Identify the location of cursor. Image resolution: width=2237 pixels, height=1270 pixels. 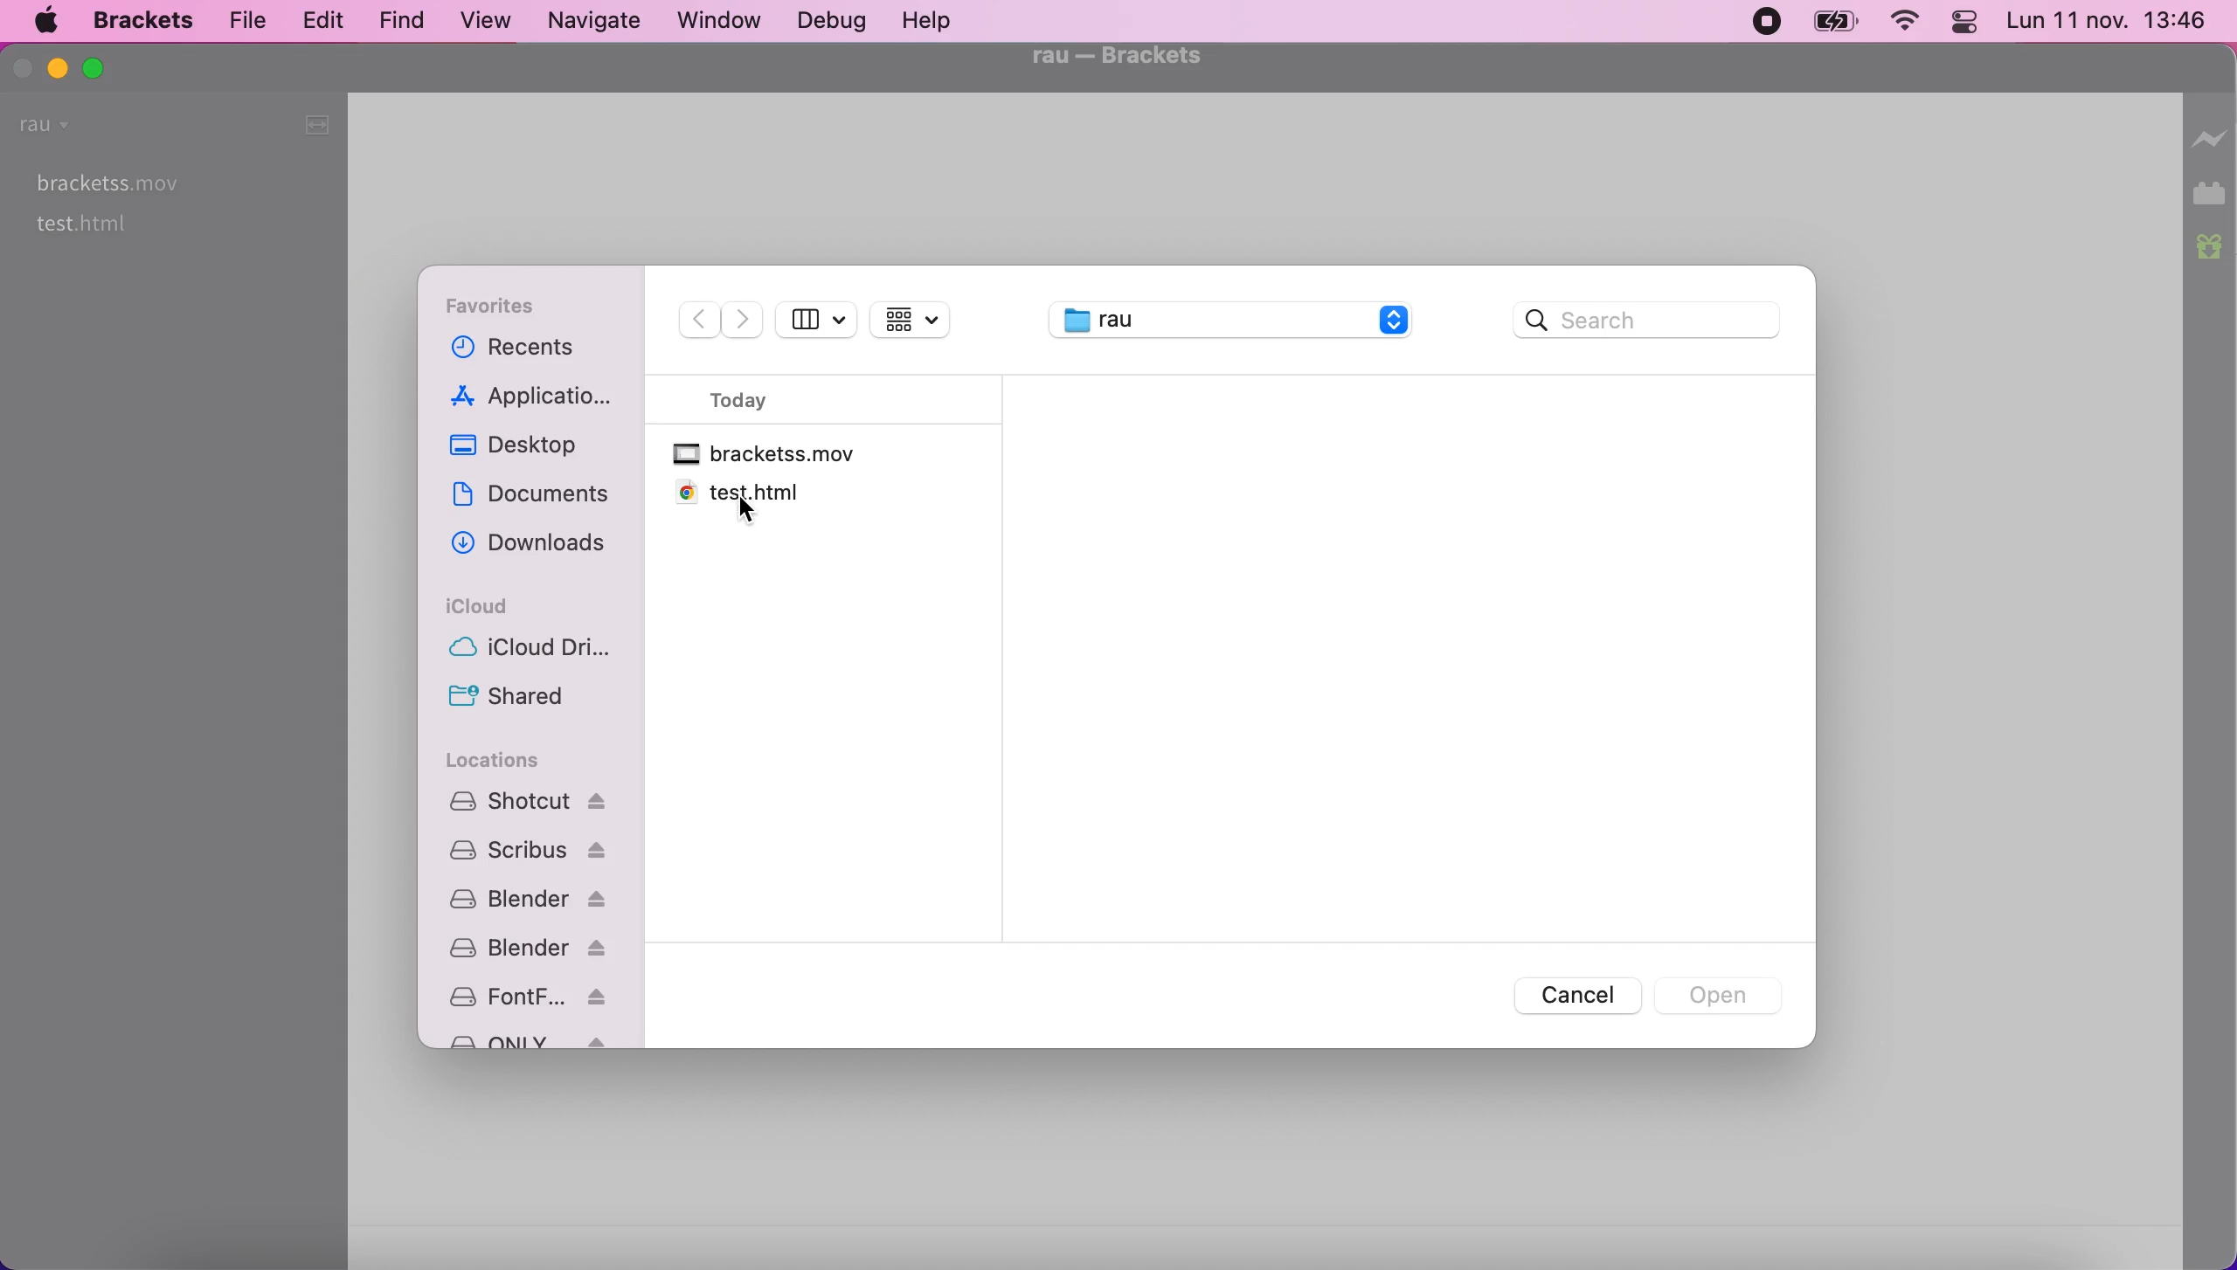
(743, 511).